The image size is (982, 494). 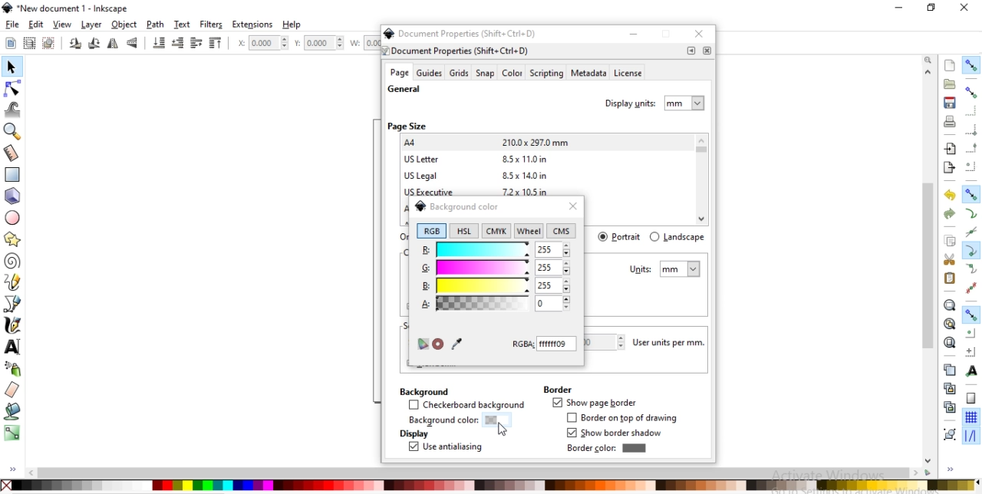 What do you see at coordinates (677, 237) in the screenshot?
I see `landscape` at bounding box center [677, 237].